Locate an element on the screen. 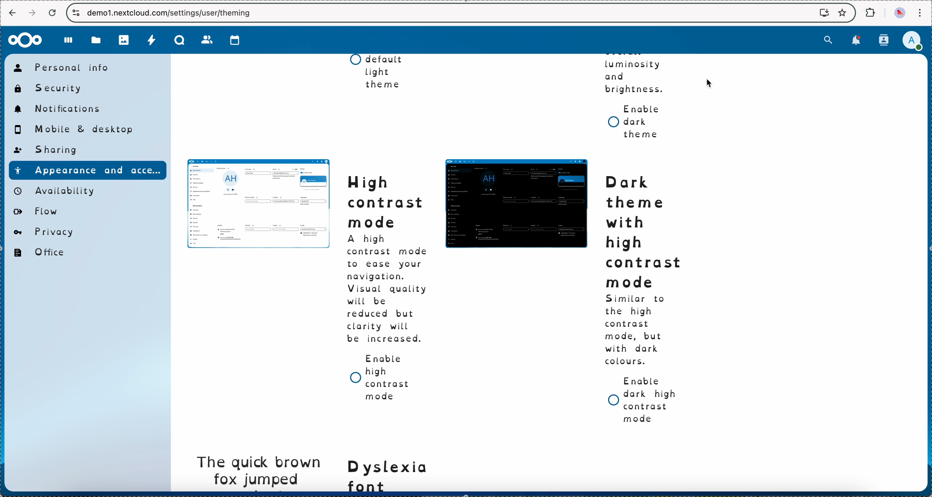 This screenshot has height=497, width=932. Talk is located at coordinates (178, 41).